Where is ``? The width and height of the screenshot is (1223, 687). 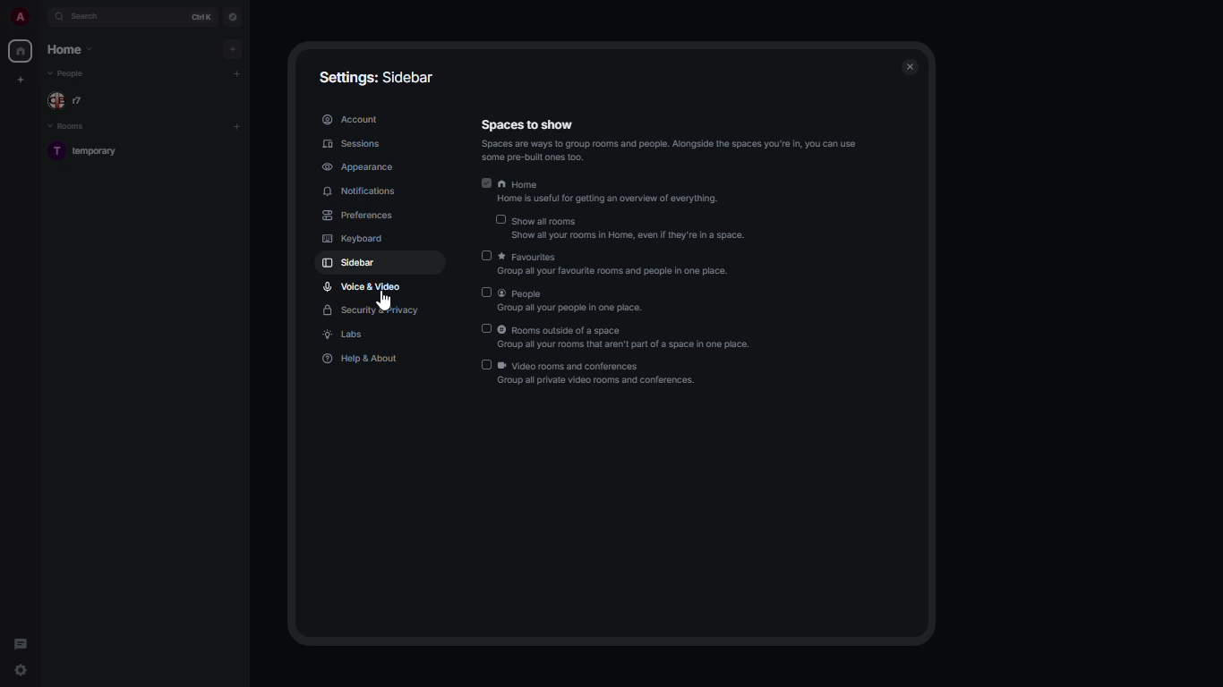
 is located at coordinates (487, 255).